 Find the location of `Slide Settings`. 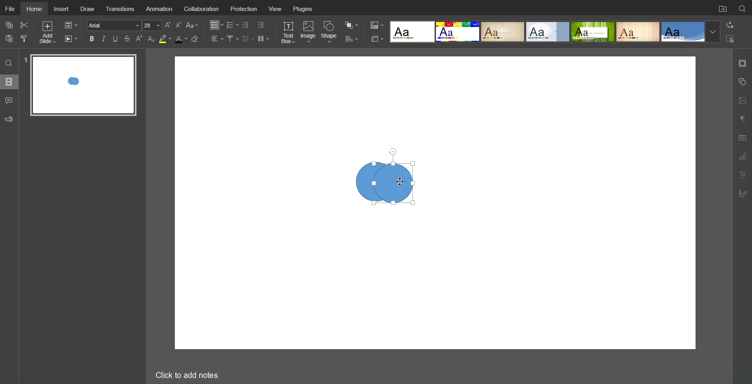

Slide Settings is located at coordinates (70, 25).